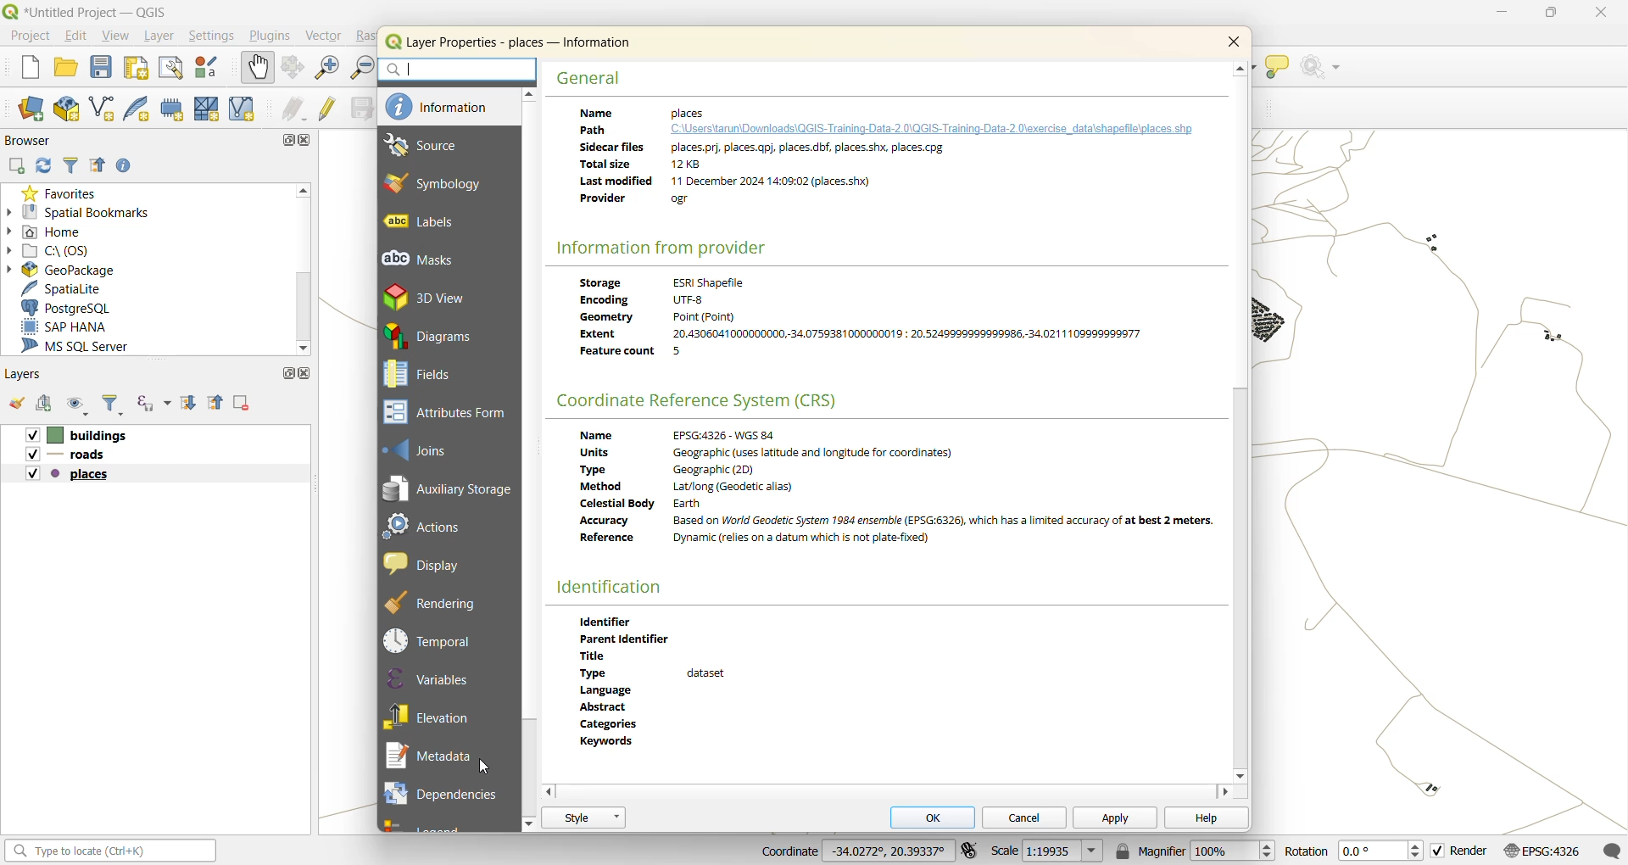  What do you see at coordinates (216, 36) in the screenshot?
I see `settings` at bounding box center [216, 36].